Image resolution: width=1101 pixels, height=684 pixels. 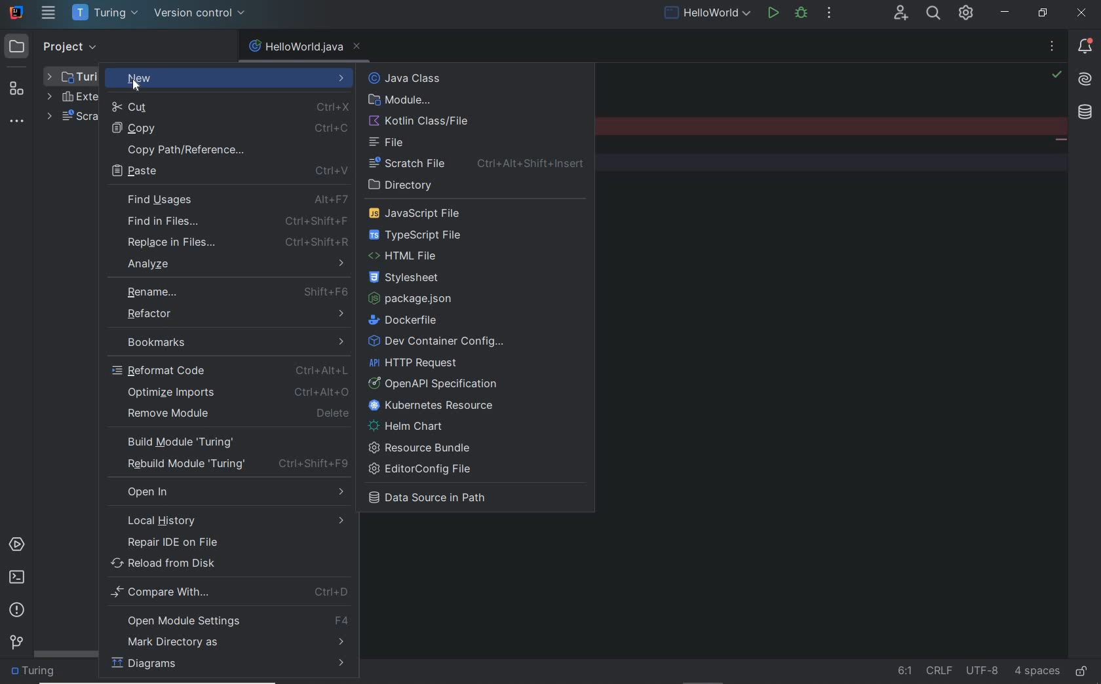 I want to click on go to line, so click(x=905, y=671).